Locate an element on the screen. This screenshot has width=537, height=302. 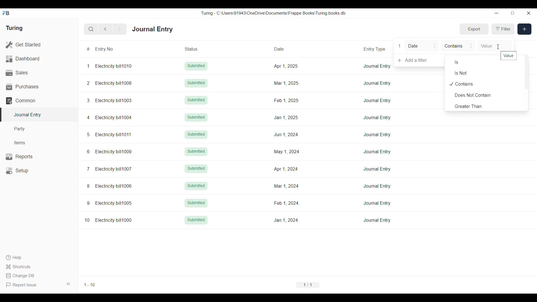
Submitted is located at coordinates (196, 135).